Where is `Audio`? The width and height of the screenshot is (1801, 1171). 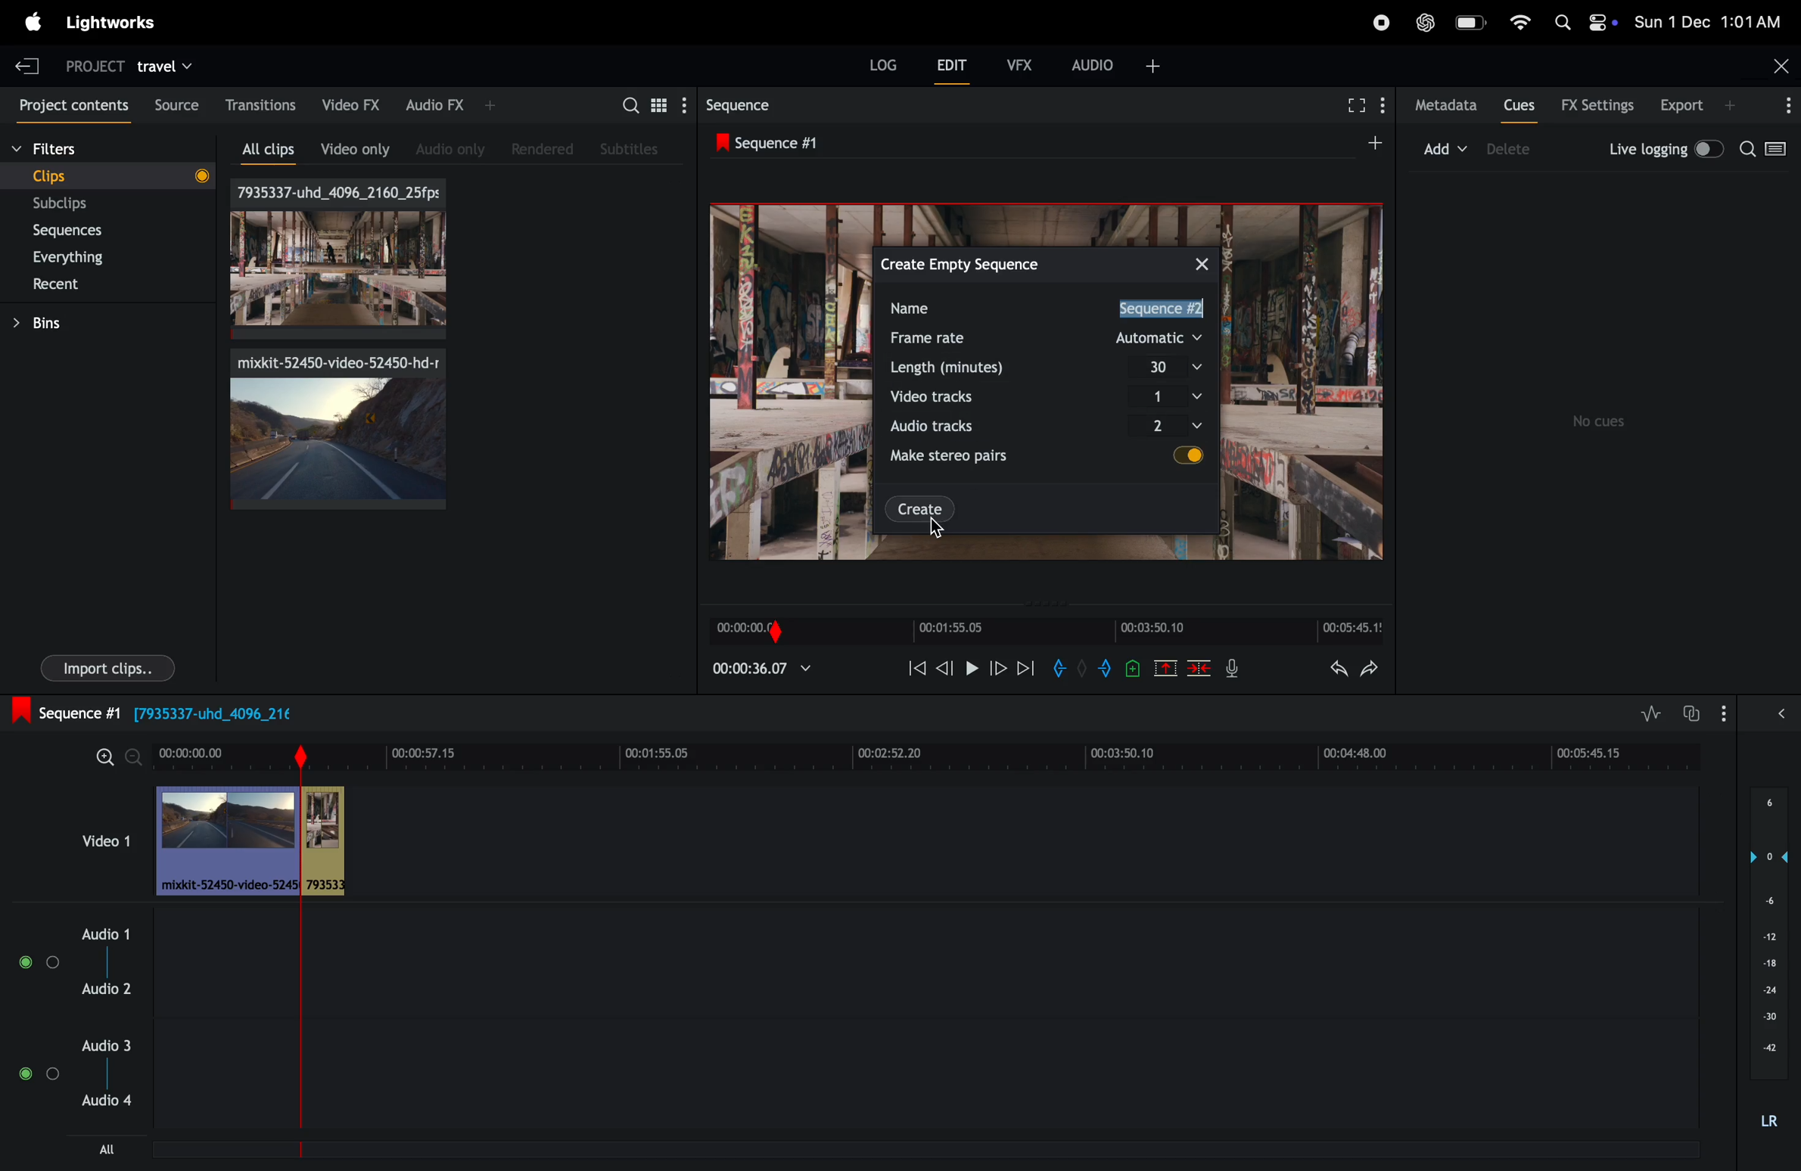 Audio is located at coordinates (34, 963).